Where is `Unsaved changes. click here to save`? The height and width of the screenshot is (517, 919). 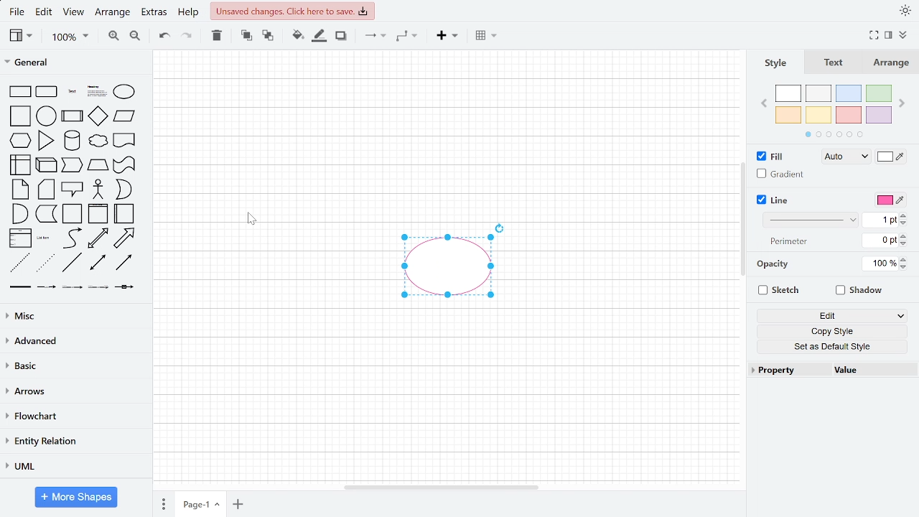 Unsaved changes. click here to save is located at coordinates (291, 11).